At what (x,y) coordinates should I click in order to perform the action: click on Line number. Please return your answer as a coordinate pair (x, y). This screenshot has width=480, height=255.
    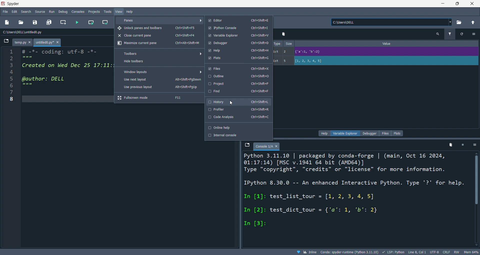
    Looking at the image, I should click on (11, 77).